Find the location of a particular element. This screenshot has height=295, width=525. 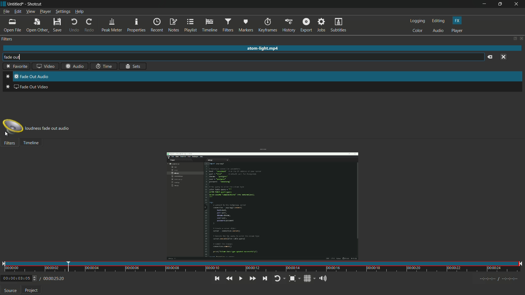

player is located at coordinates (457, 31).